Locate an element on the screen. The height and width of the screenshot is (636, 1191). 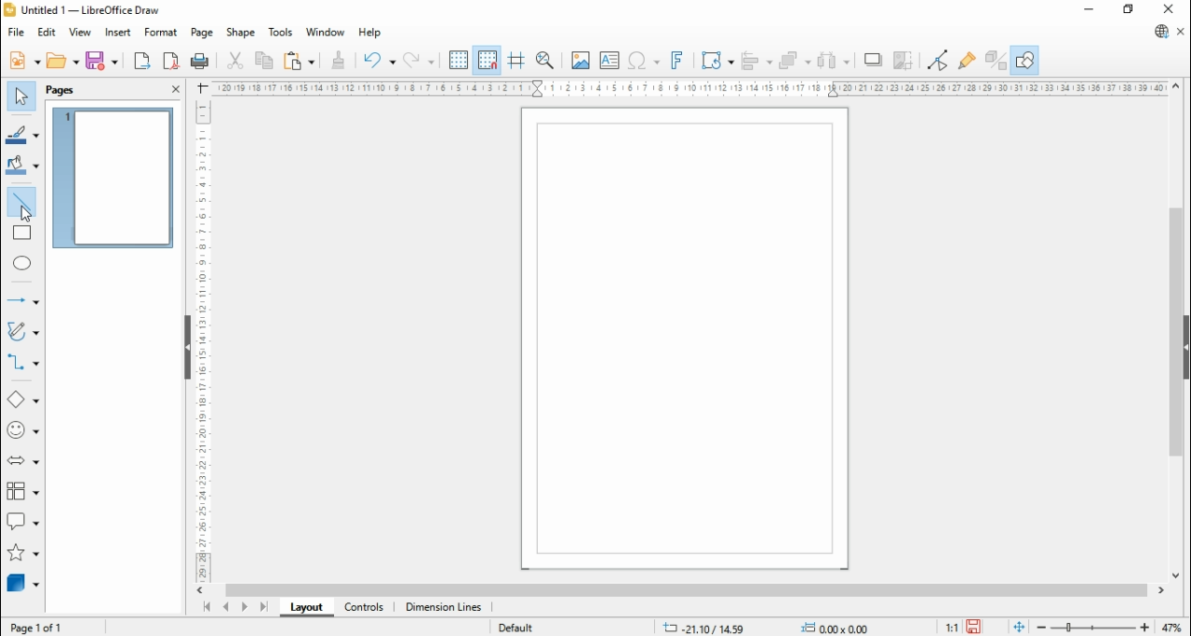
crop is located at coordinates (907, 60).